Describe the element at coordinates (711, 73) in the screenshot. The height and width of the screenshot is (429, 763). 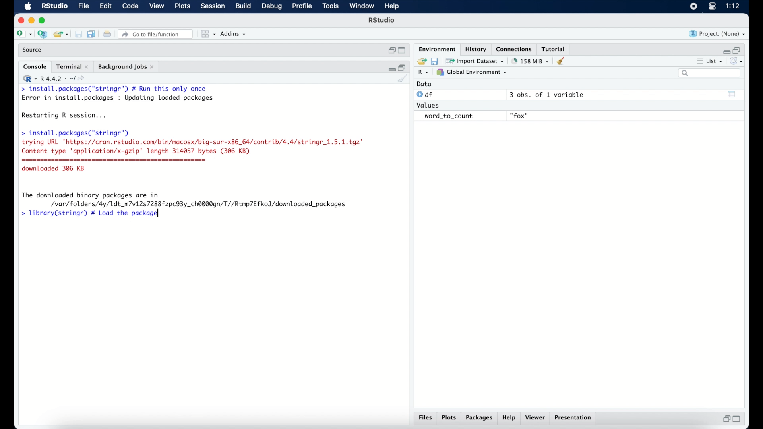
I see `search bar` at that location.